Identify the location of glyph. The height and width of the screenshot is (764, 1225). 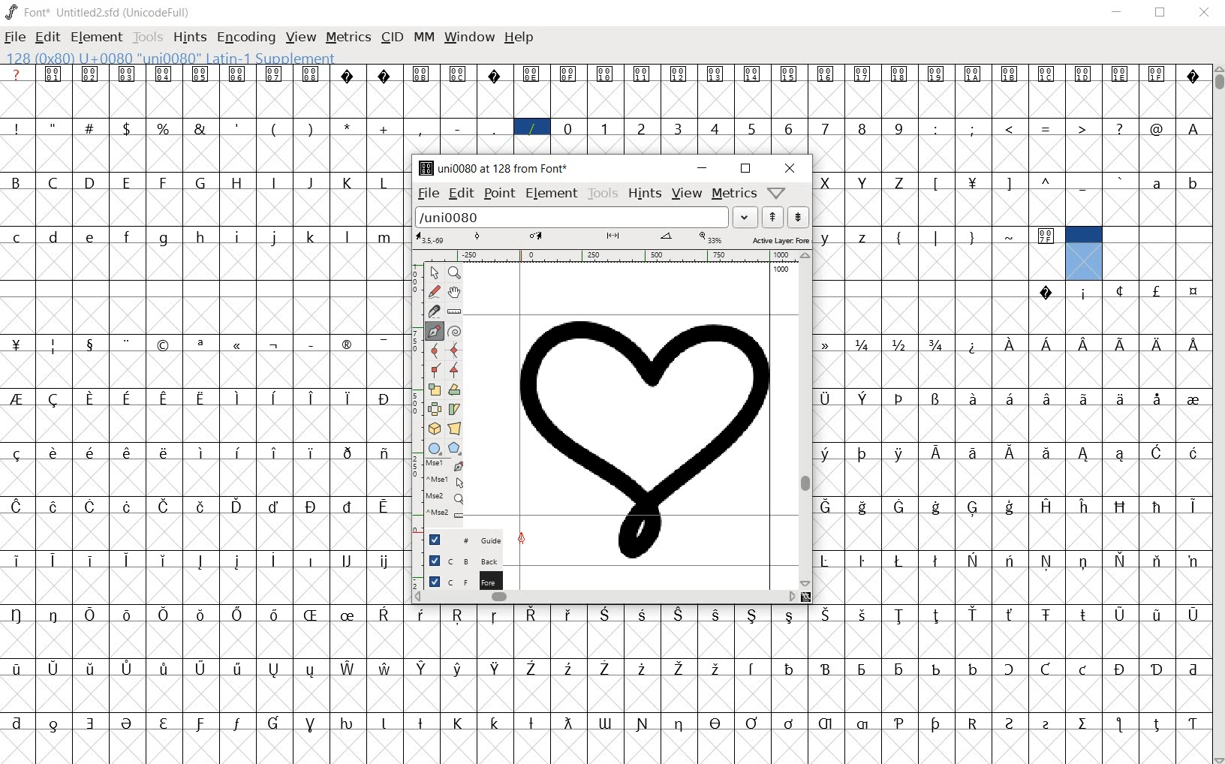
(1010, 615).